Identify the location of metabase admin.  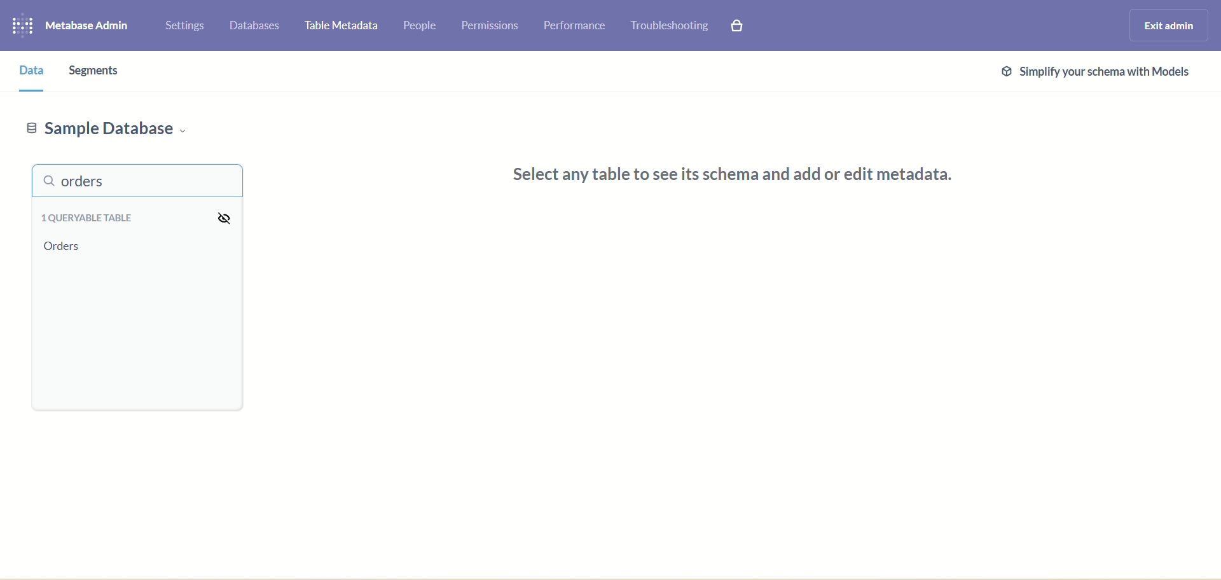
(89, 25).